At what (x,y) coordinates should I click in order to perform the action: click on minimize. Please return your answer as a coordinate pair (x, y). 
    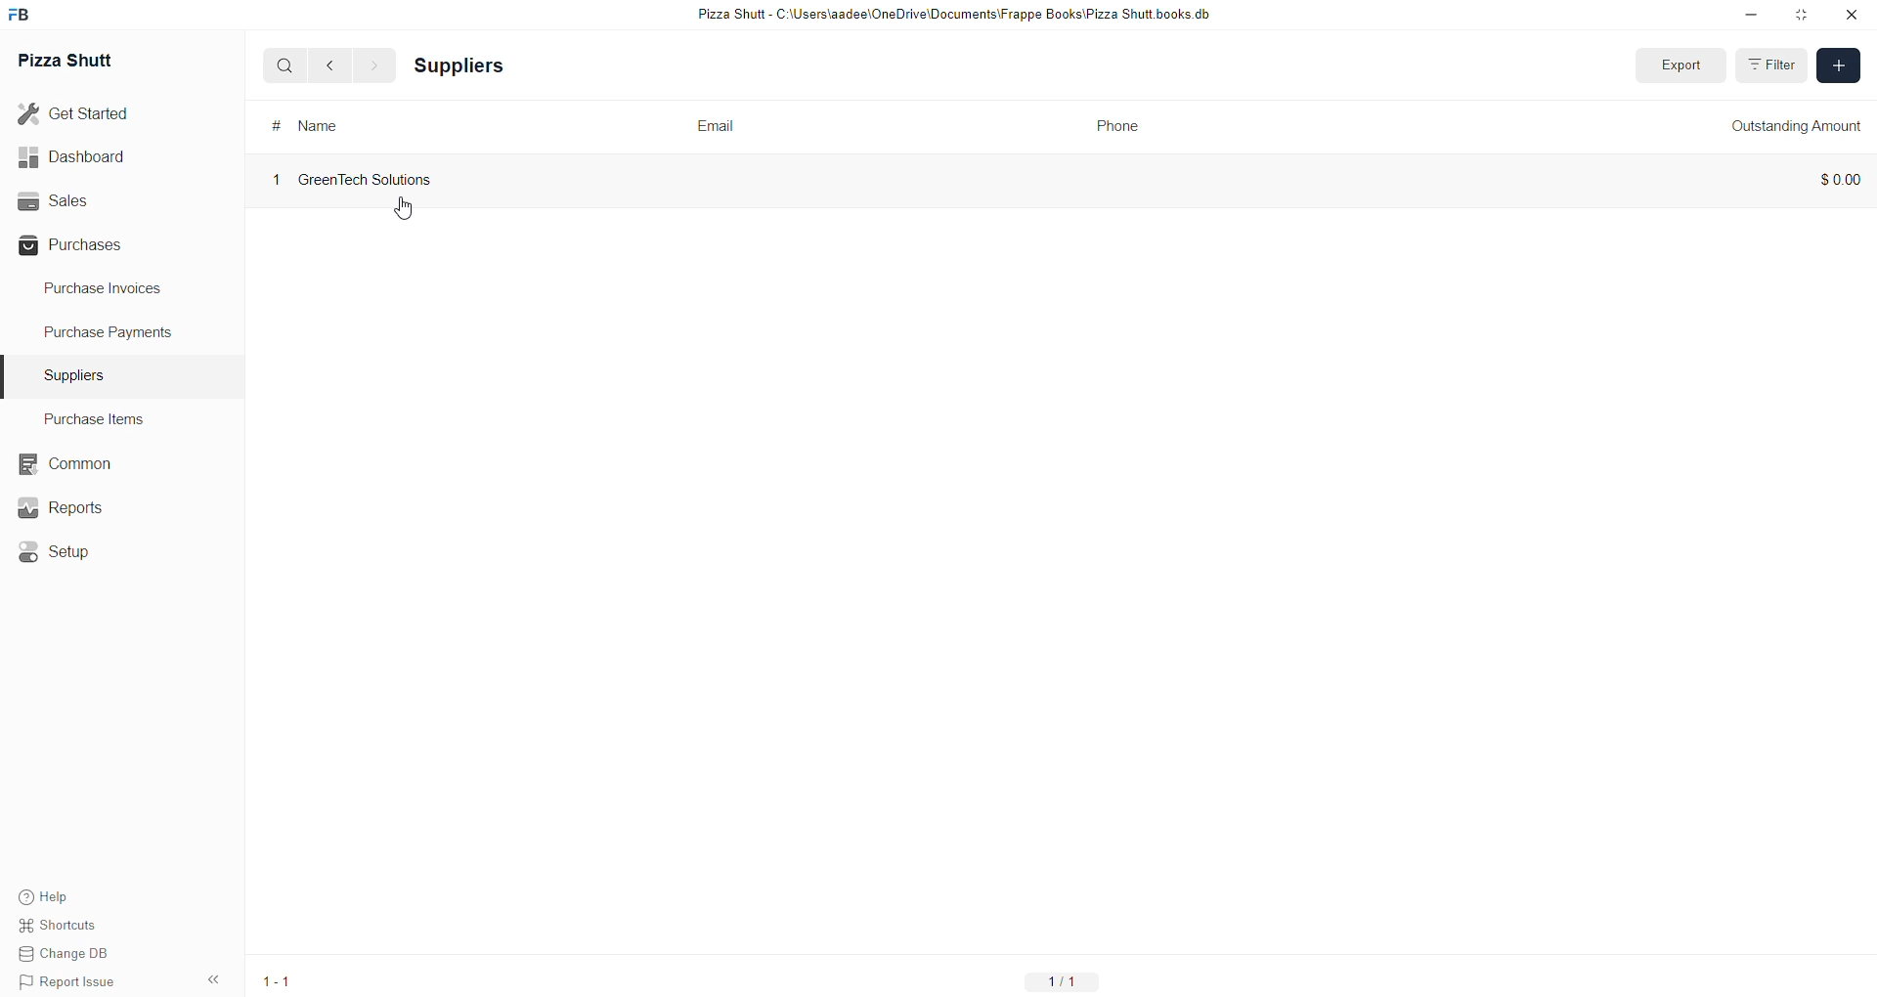
    Looking at the image, I should click on (1749, 18).